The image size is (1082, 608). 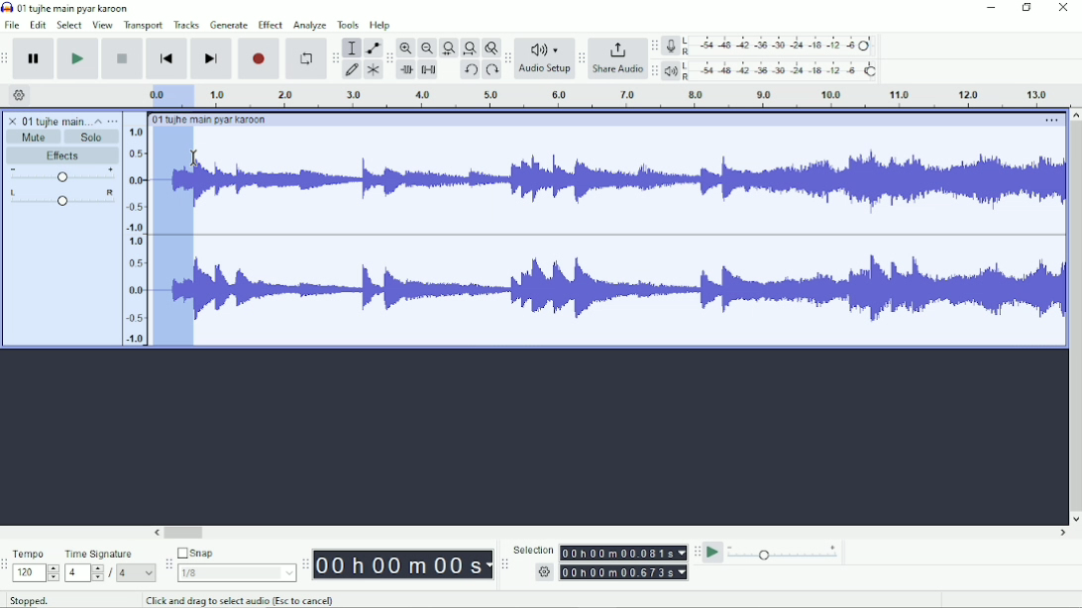 What do you see at coordinates (507, 58) in the screenshot?
I see `Audacity audio setup toolbar` at bounding box center [507, 58].